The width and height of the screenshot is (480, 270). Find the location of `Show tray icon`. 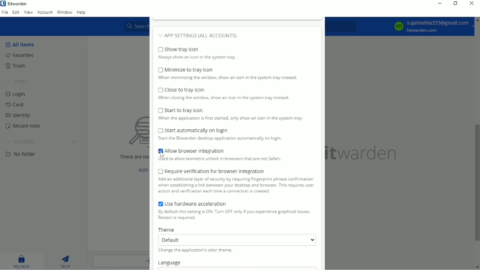

Show tray icon is located at coordinates (198, 49).